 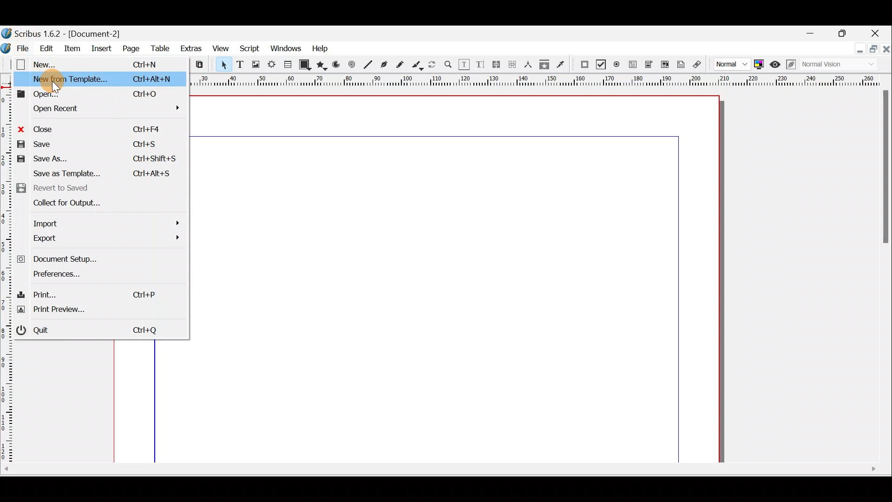 What do you see at coordinates (101, 332) in the screenshot?
I see `Quit` at bounding box center [101, 332].